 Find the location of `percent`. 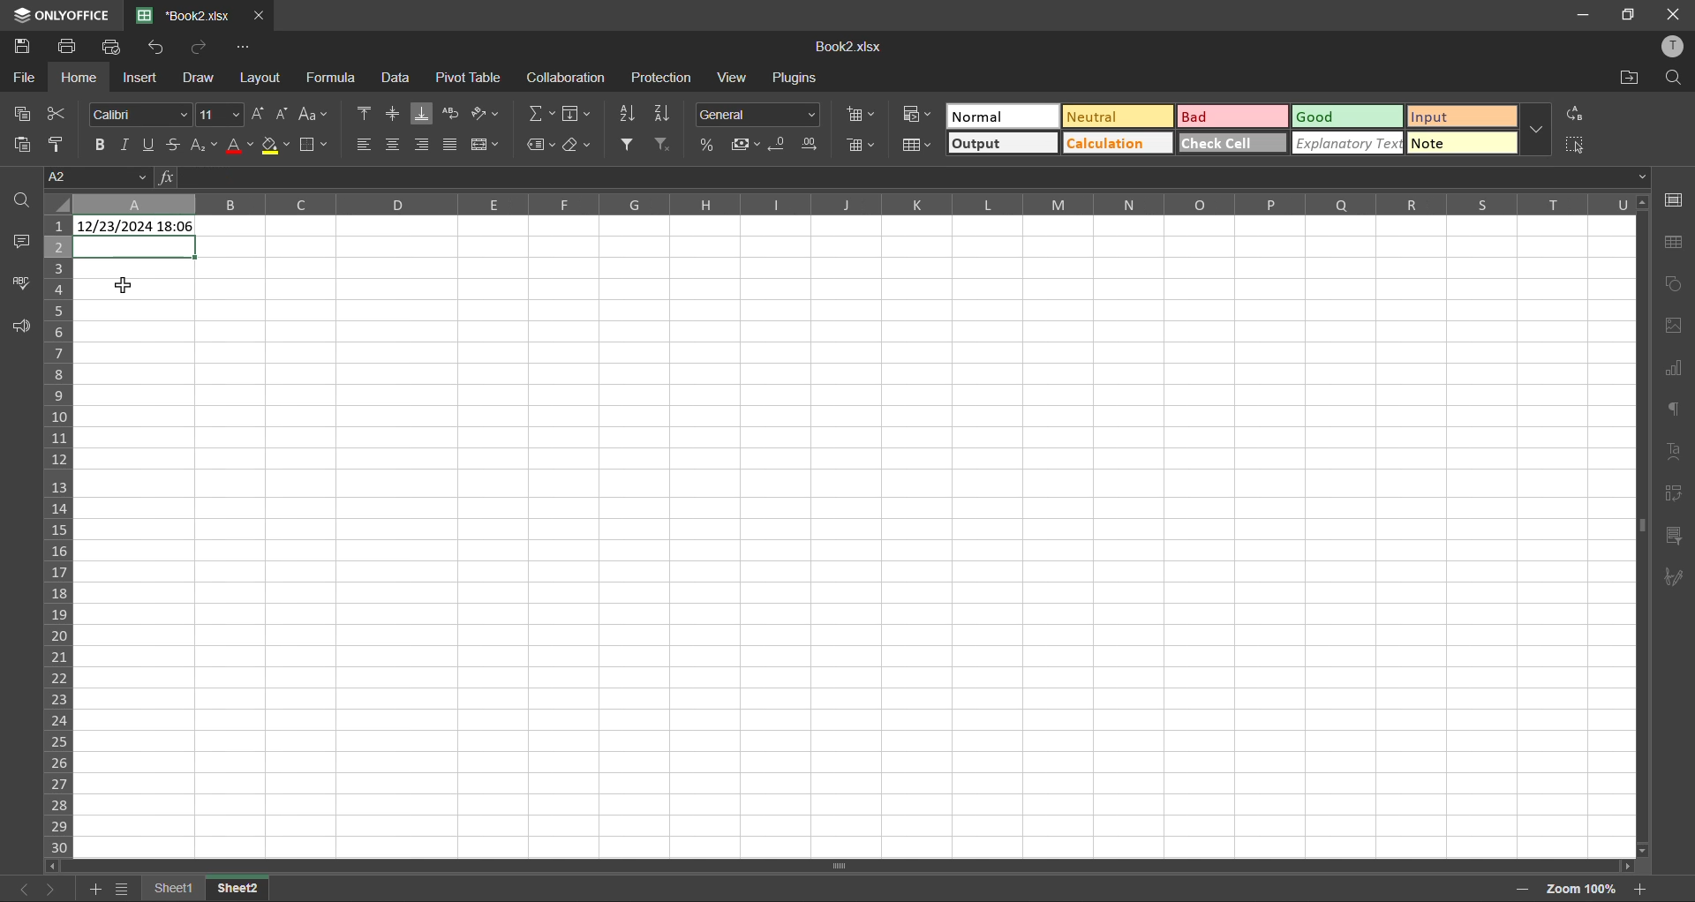

percent is located at coordinates (709, 144).